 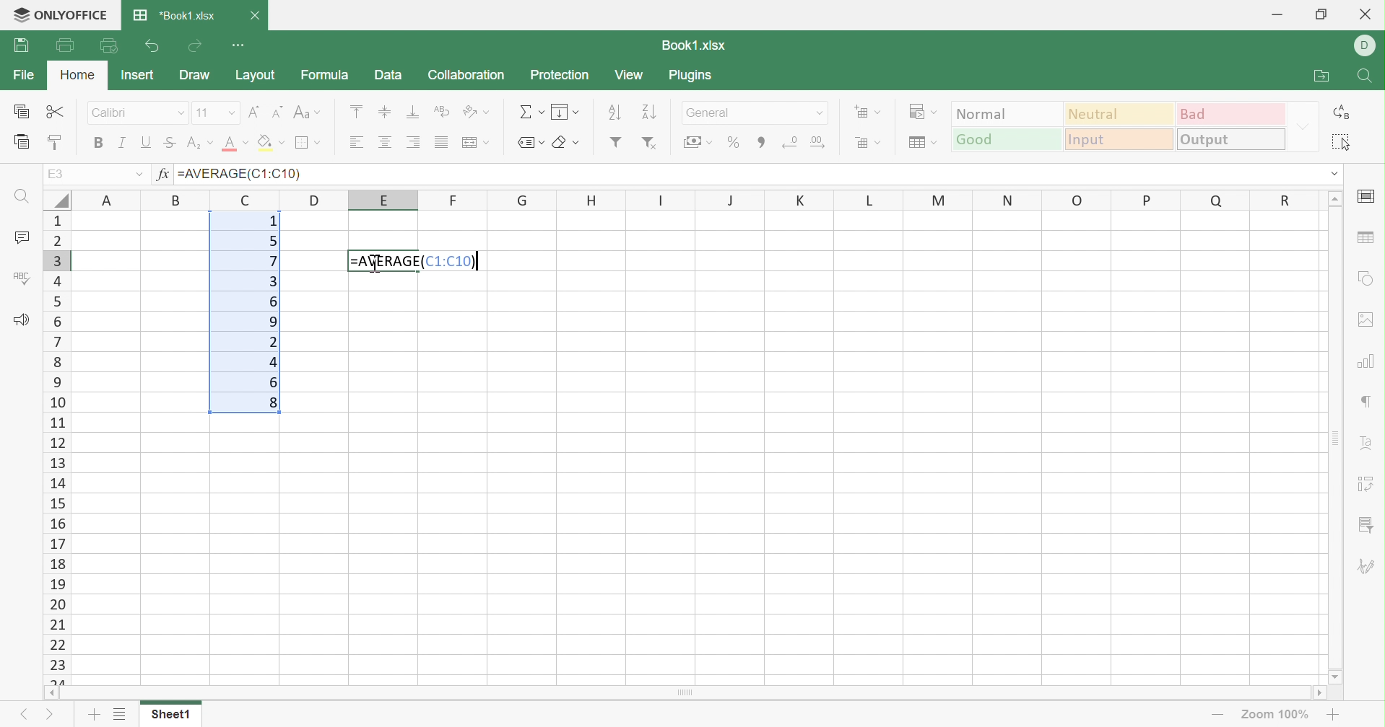 I want to click on General, so click(x=711, y=114).